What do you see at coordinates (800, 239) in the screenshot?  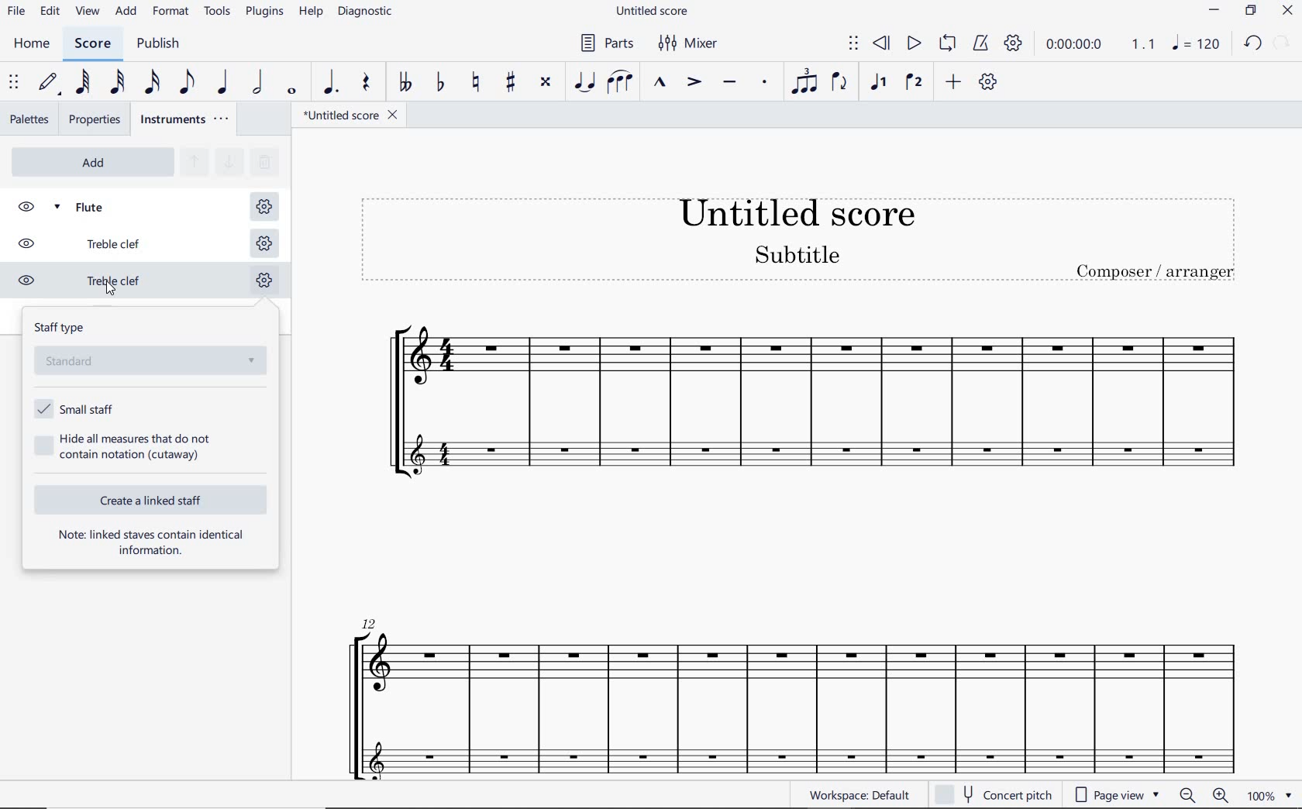 I see `Title` at bounding box center [800, 239].